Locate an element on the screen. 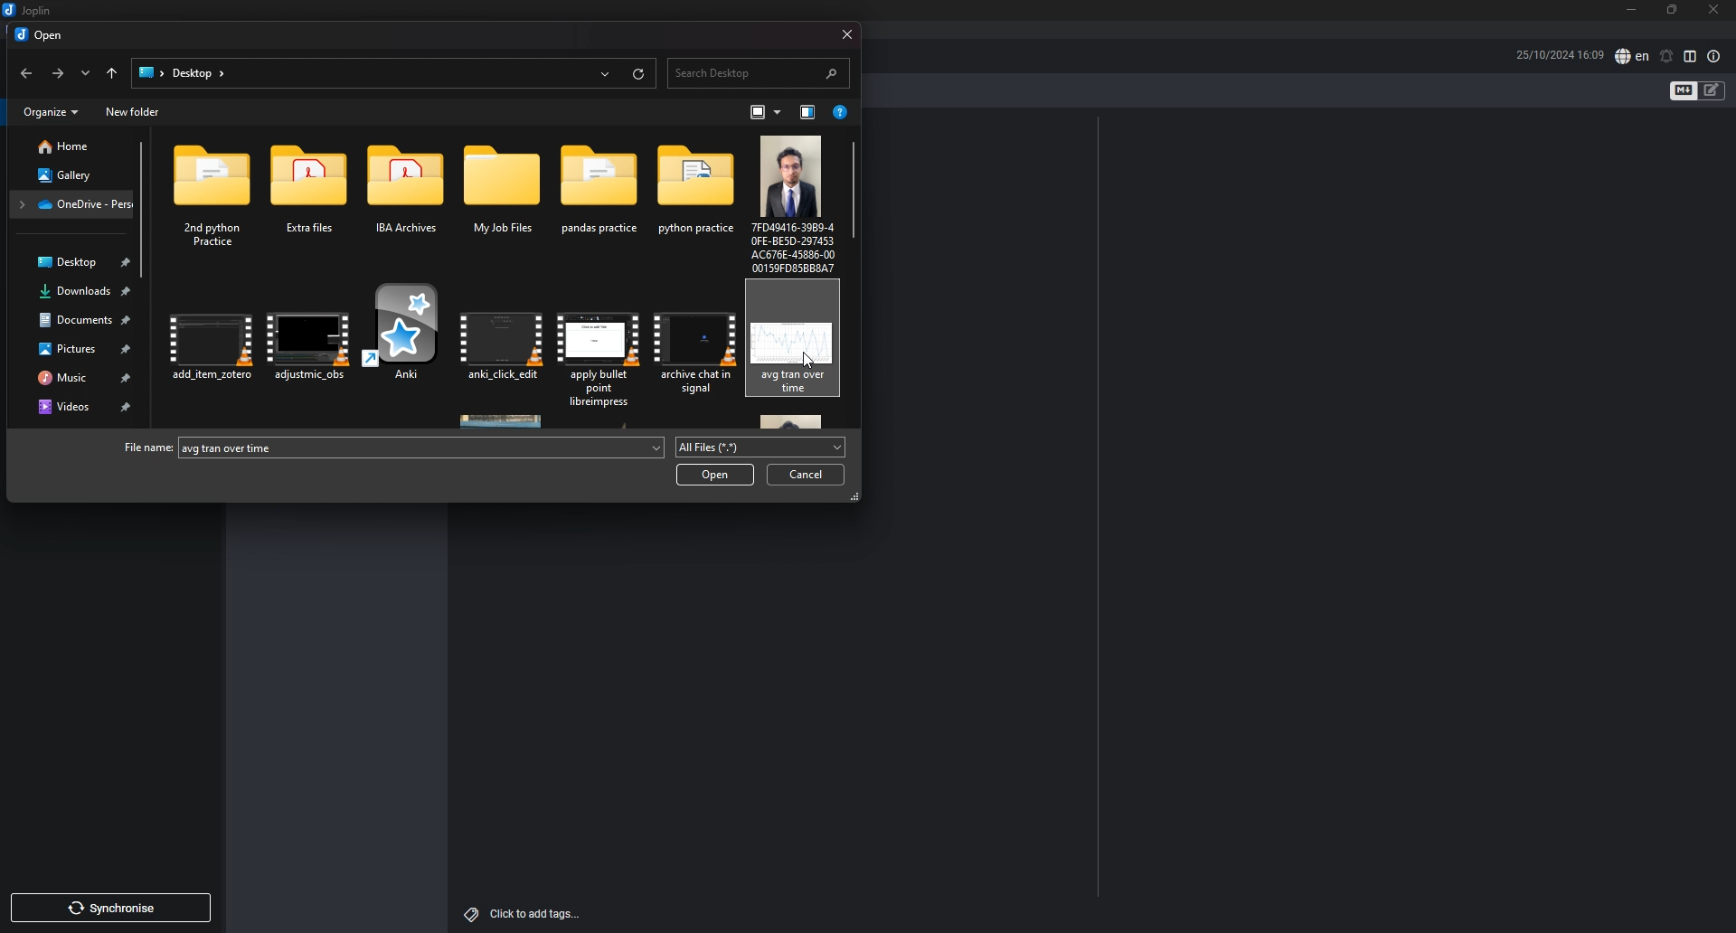  scroll bar is located at coordinates (146, 210).